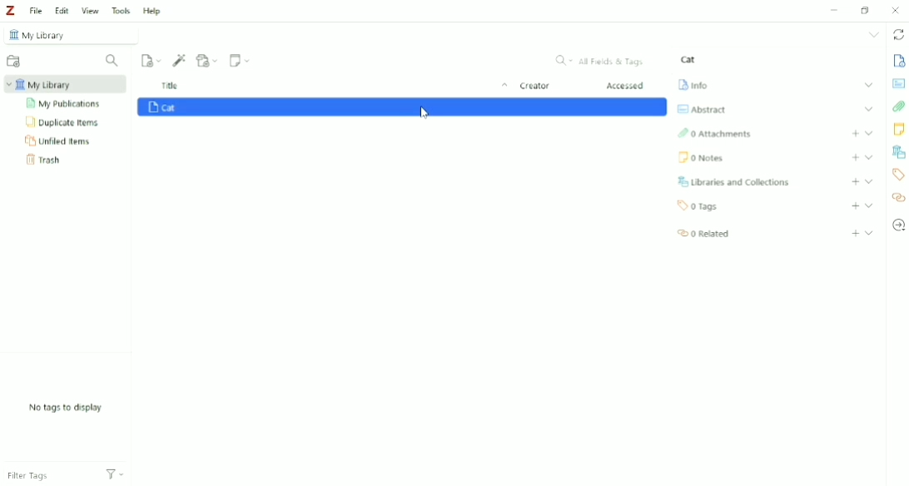 This screenshot has height=486, width=909. I want to click on New Note, so click(241, 60).